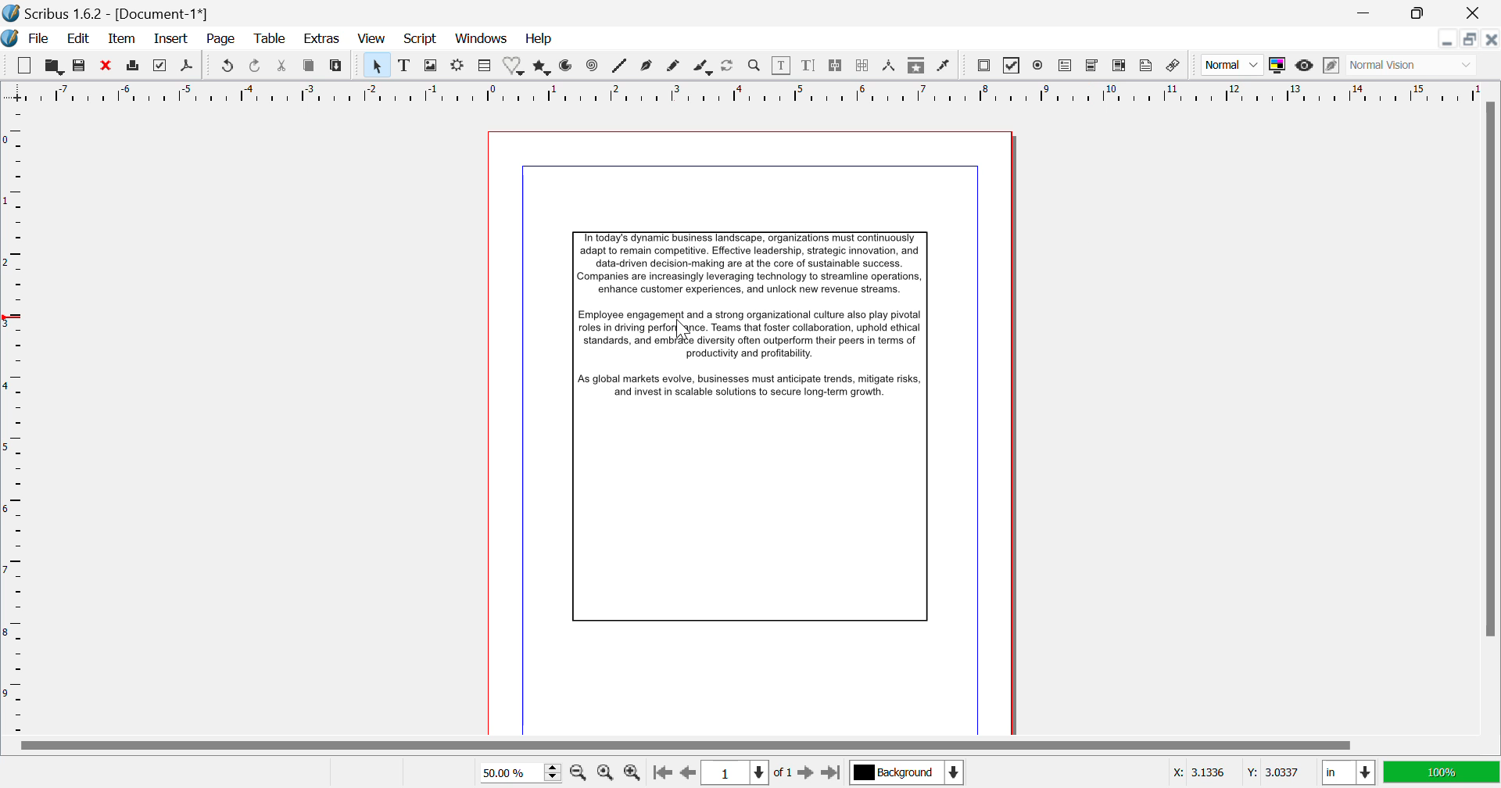 This screenshot has width=1501, height=788. Describe the element at coordinates (9, 39) in the screenshot. I see `Scribus Logo` at that location.